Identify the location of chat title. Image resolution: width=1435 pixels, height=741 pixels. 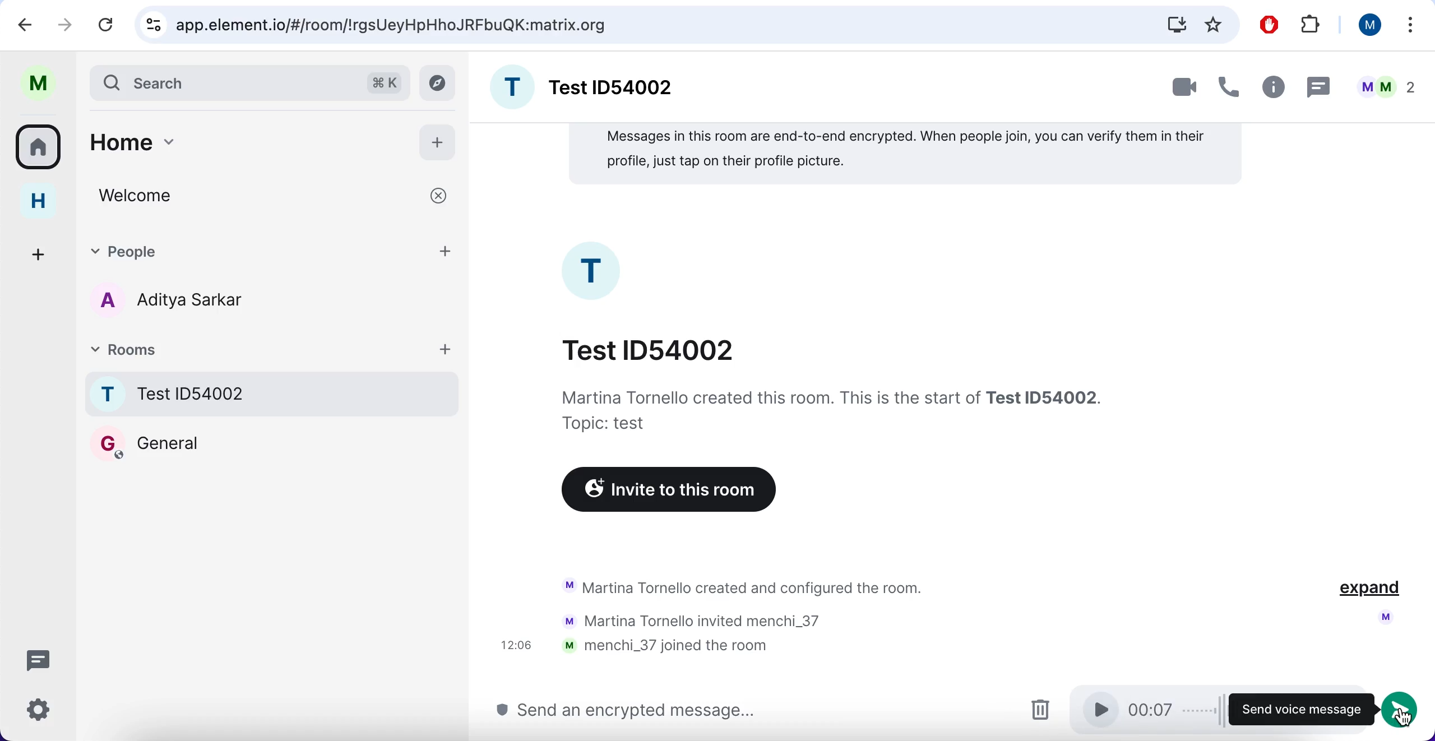
(650, 349).